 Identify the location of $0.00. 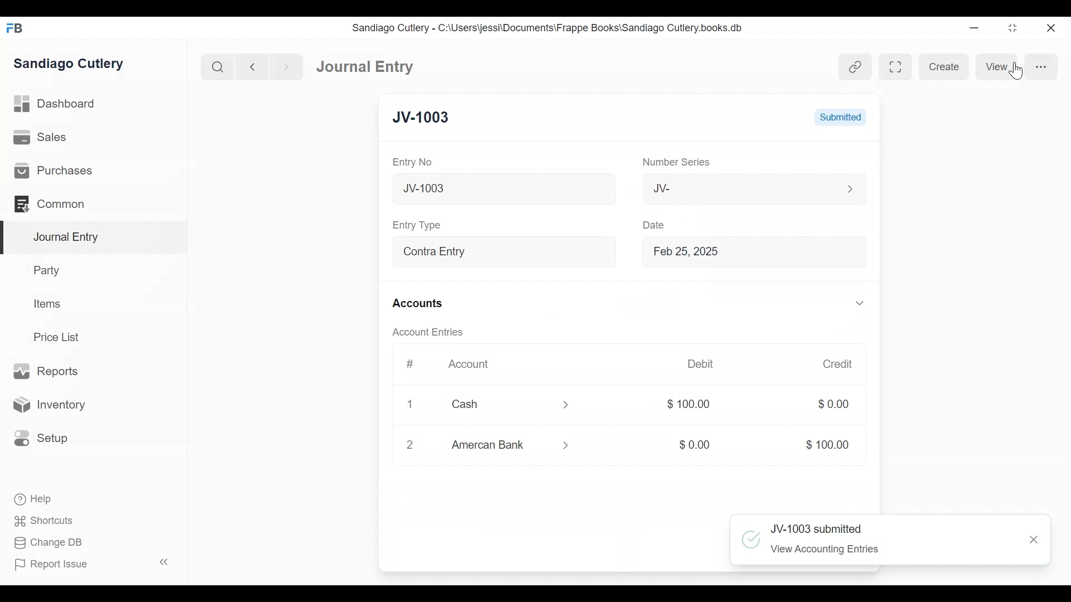
(829, 405).